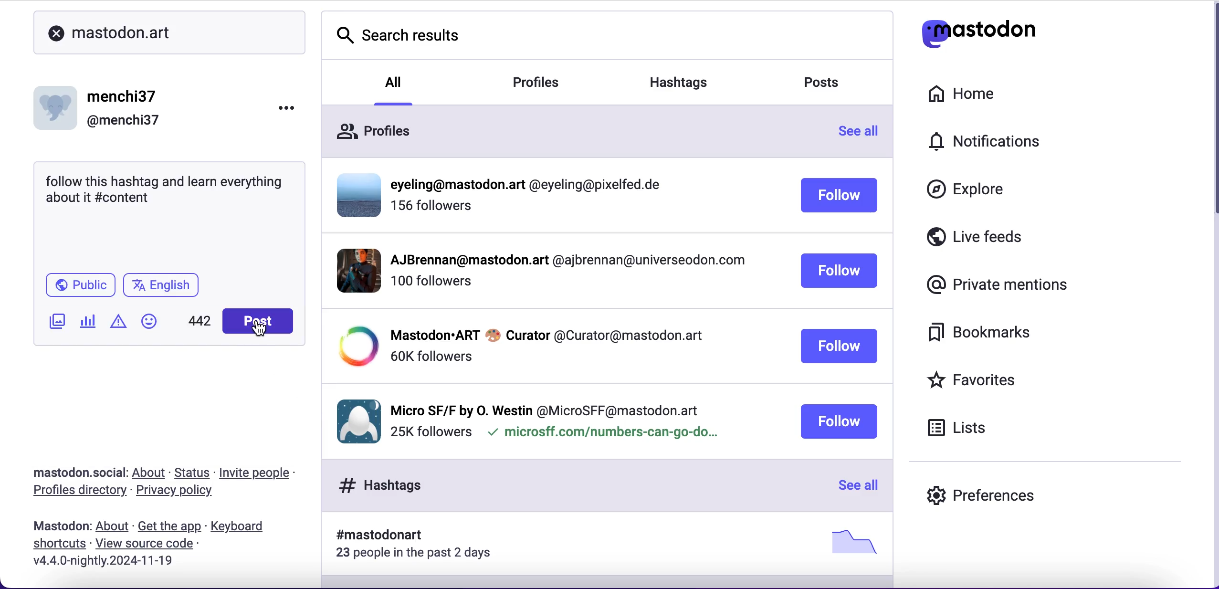 The height and width of the screenshot is (589, 1219). Describe the element at coordinates (179, 493) in the screenshot. I see `privacy policy` at that location.